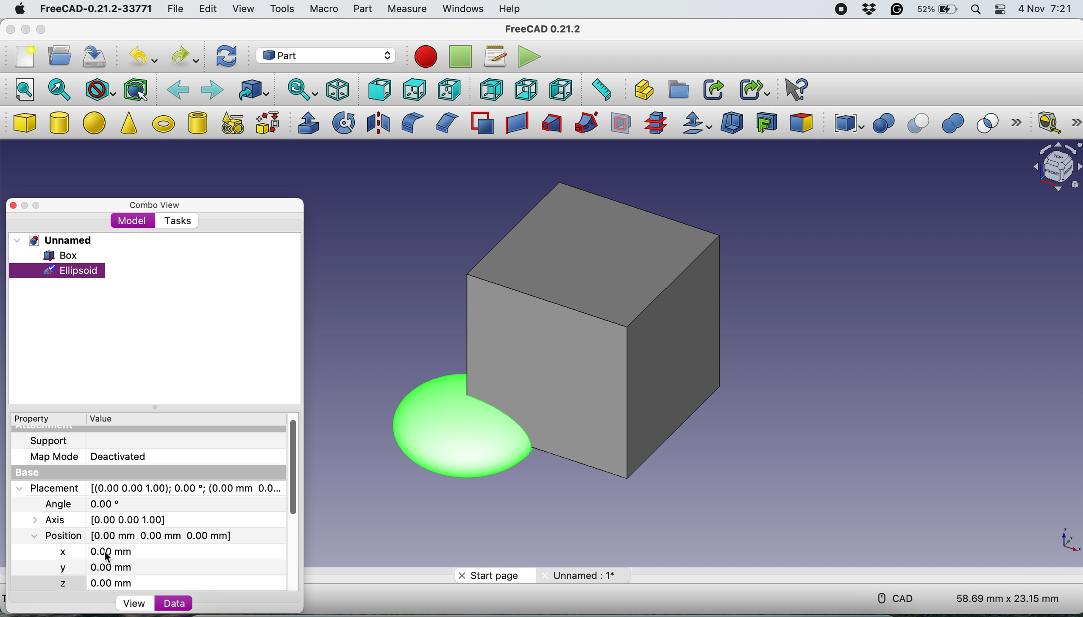  What do you see at coordinates (94, 9) in the screenshot?
I see `FreeCAD-0.21.2-33771` at bounding box center [94, 9].